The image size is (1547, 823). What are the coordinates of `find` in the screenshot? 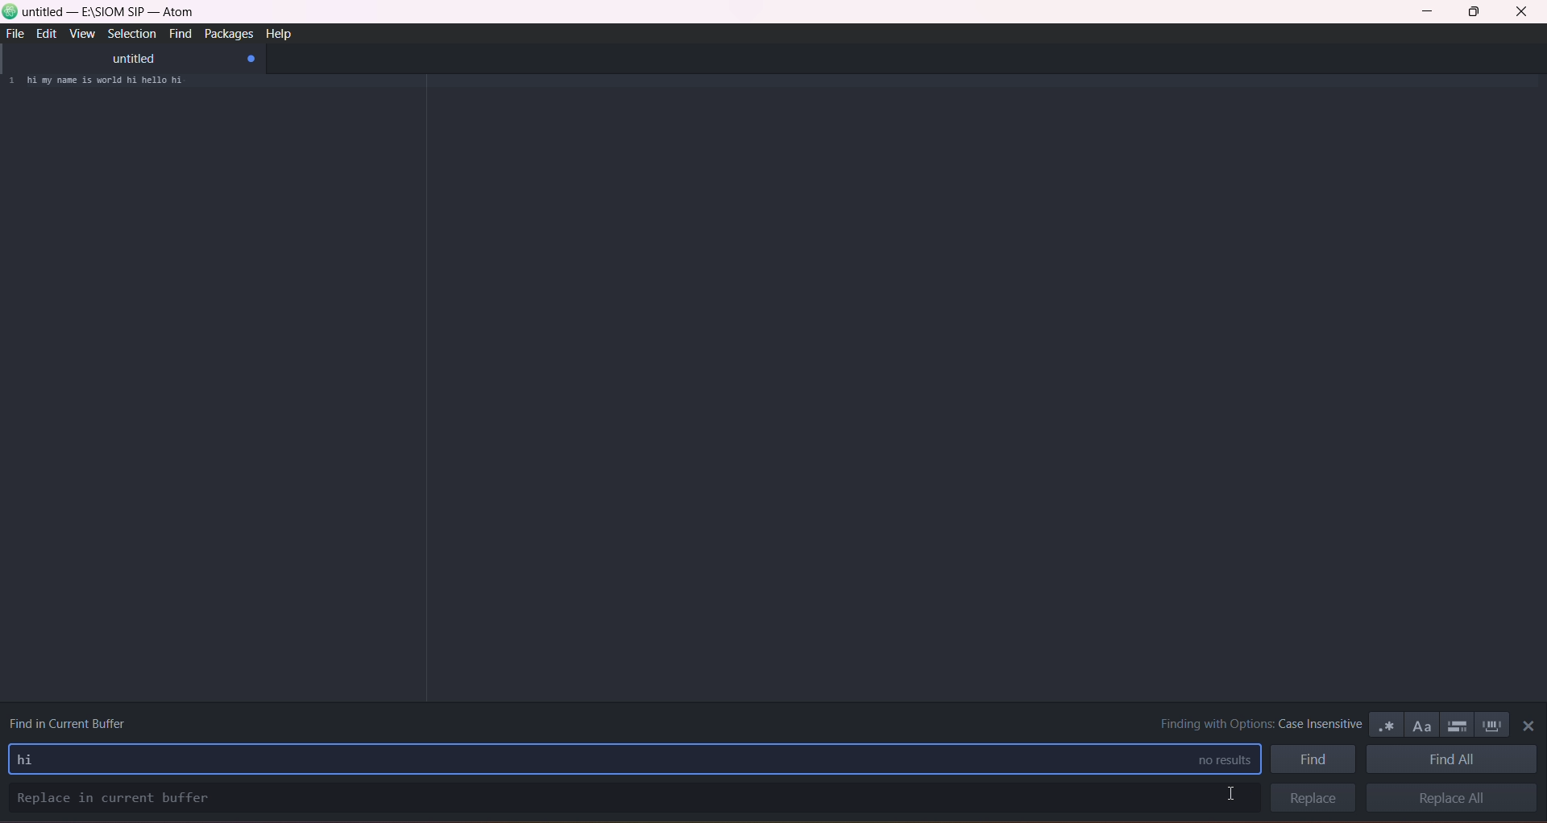 It's located at (1314, 759).